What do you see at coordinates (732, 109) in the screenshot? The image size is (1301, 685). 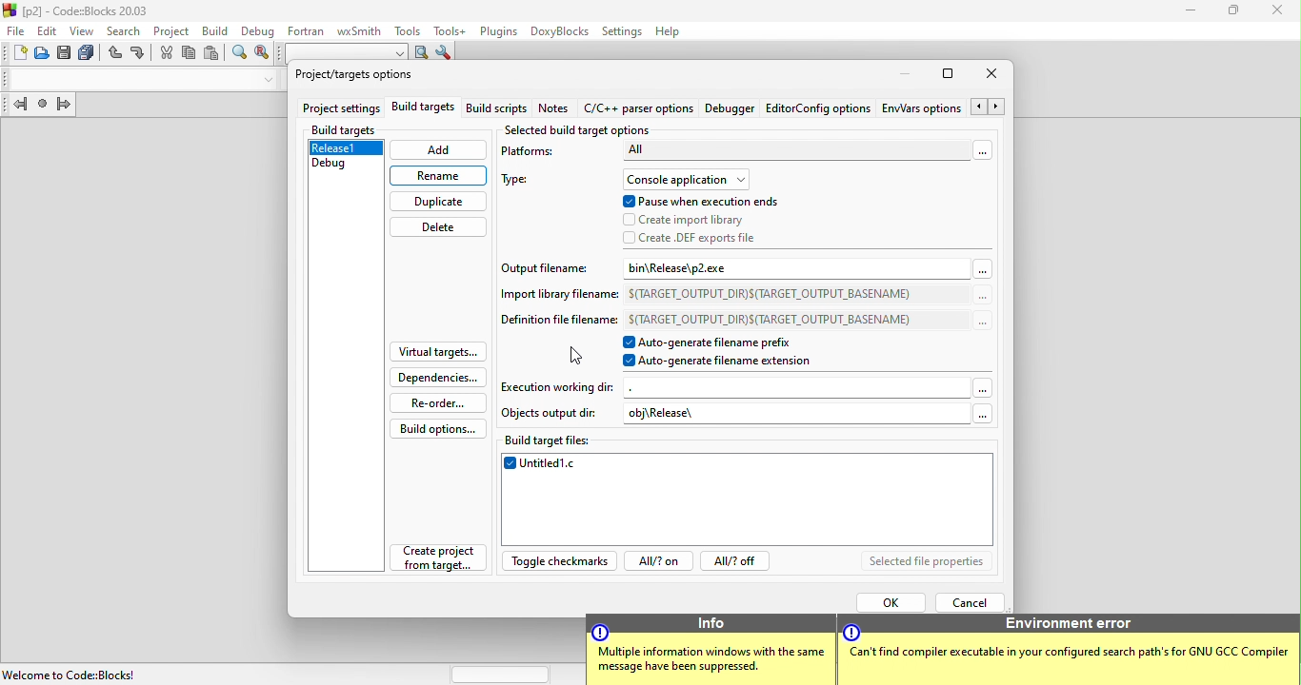 I see `debugger` at bounding box center [732, 109].